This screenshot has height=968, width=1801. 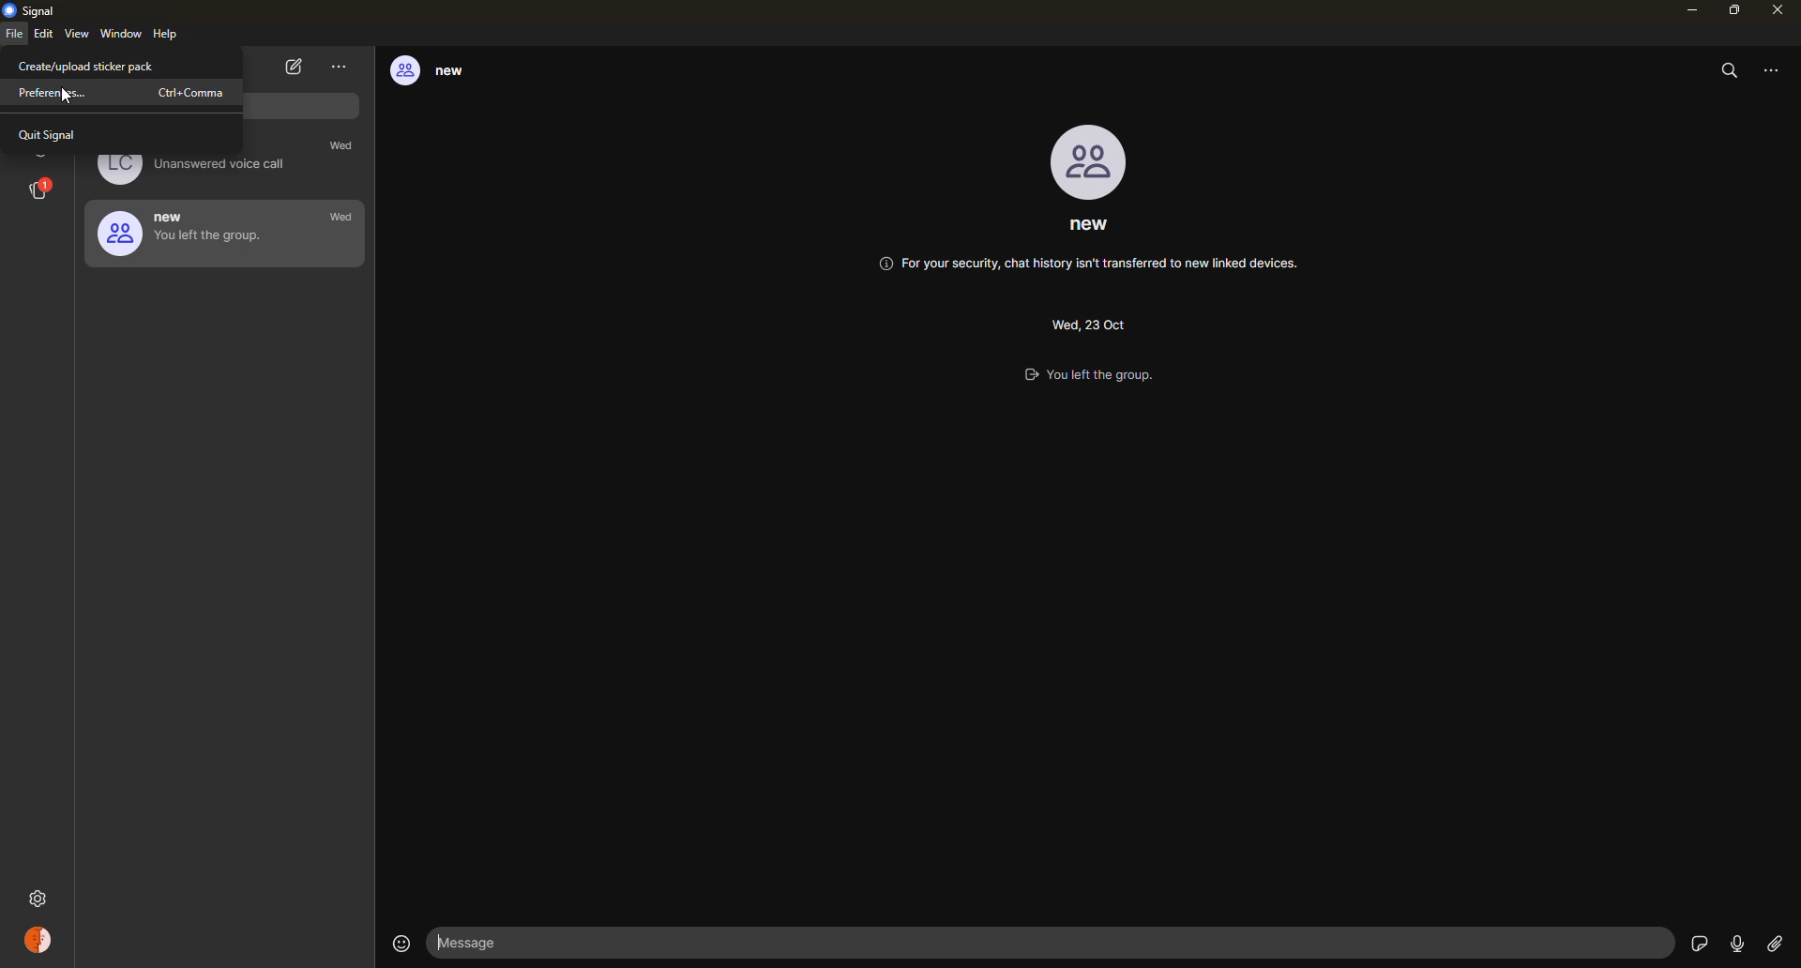 I want to click on attach, so click(x=1774, y=945).